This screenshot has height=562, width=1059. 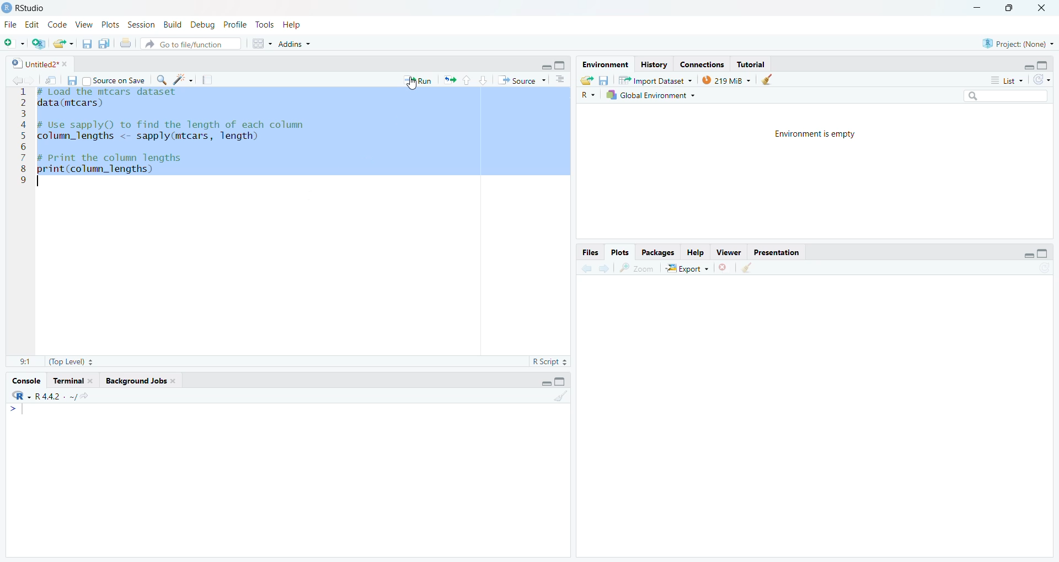 What do you see at coordinates (562, 80) in the screenshot?
I see `Show document outline` at bounding box center [562, 80].